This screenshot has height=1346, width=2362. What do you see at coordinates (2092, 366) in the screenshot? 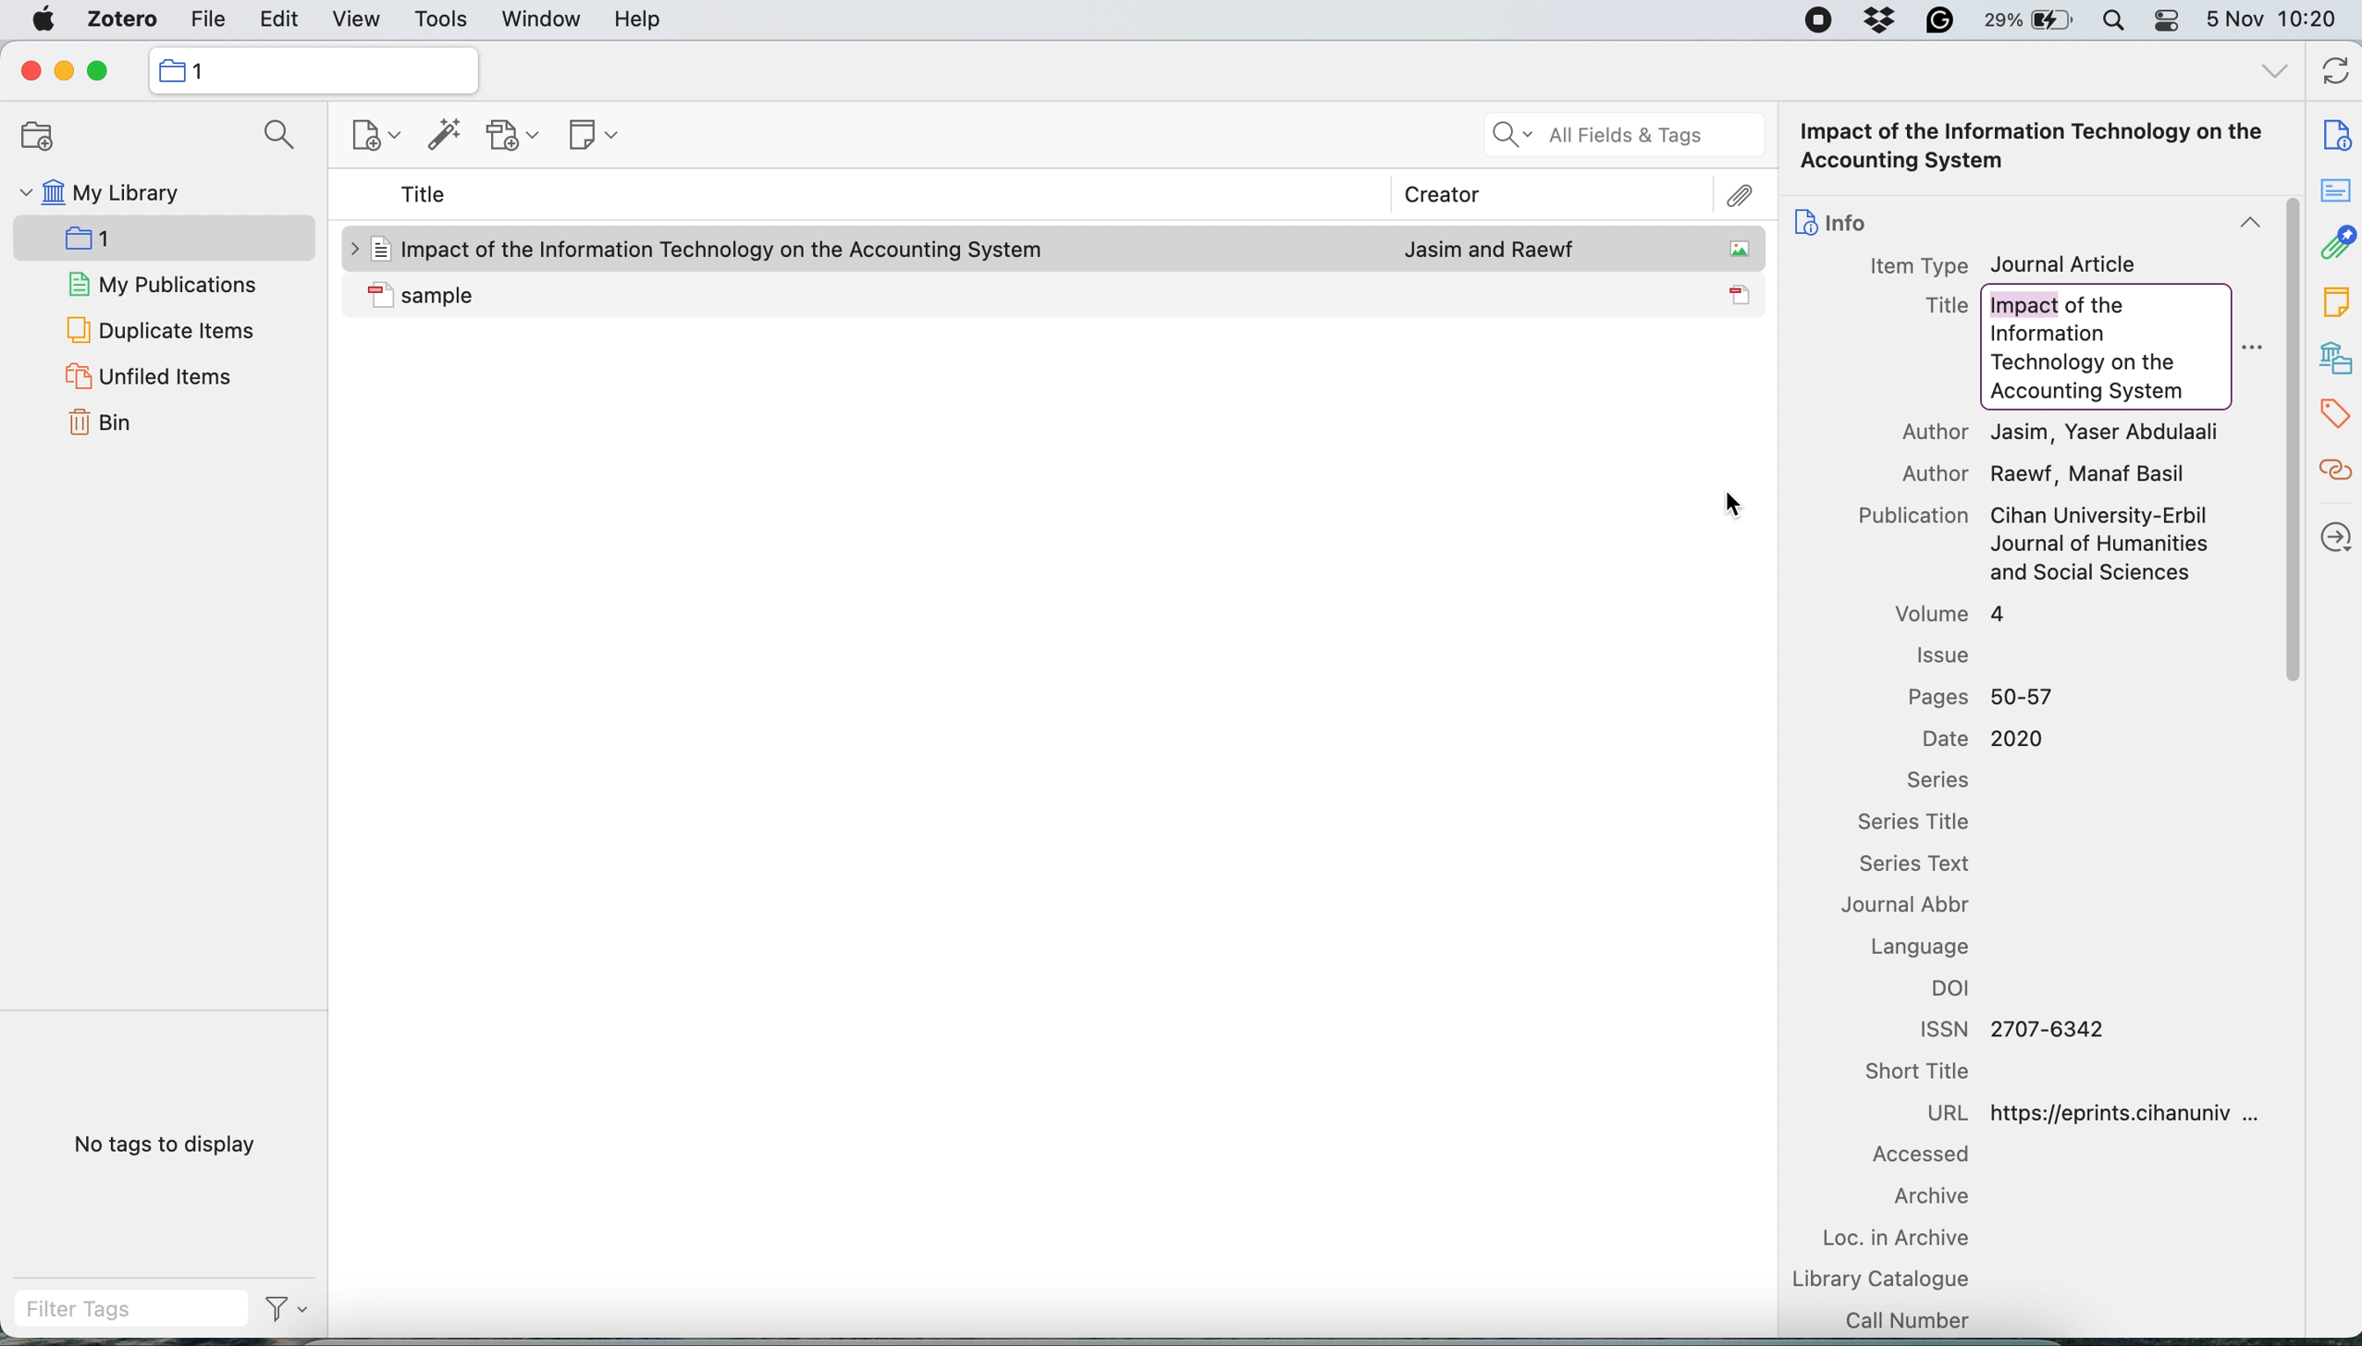
I see `Information Technology on the Accounting System` at bounding box center [2092, 366].